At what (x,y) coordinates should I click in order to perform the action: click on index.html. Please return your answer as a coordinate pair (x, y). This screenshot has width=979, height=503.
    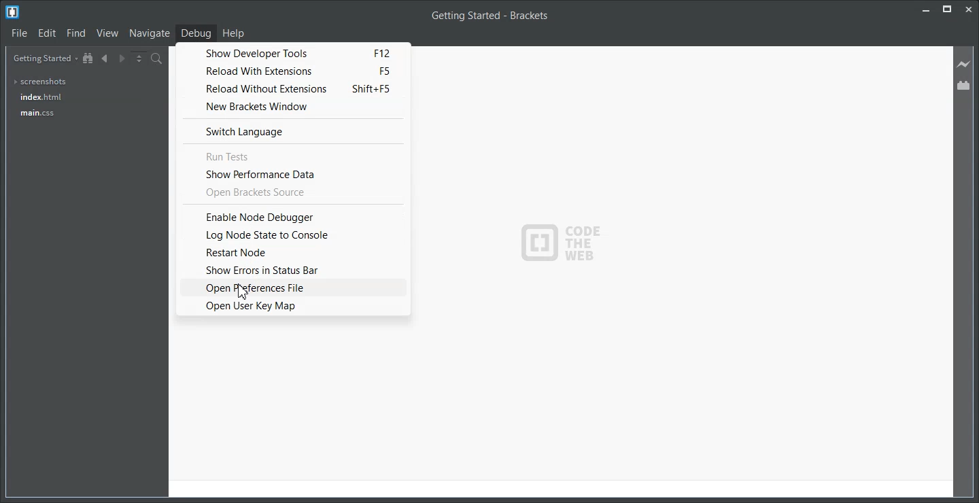
    Looking at the image, I should click on (40, 97).